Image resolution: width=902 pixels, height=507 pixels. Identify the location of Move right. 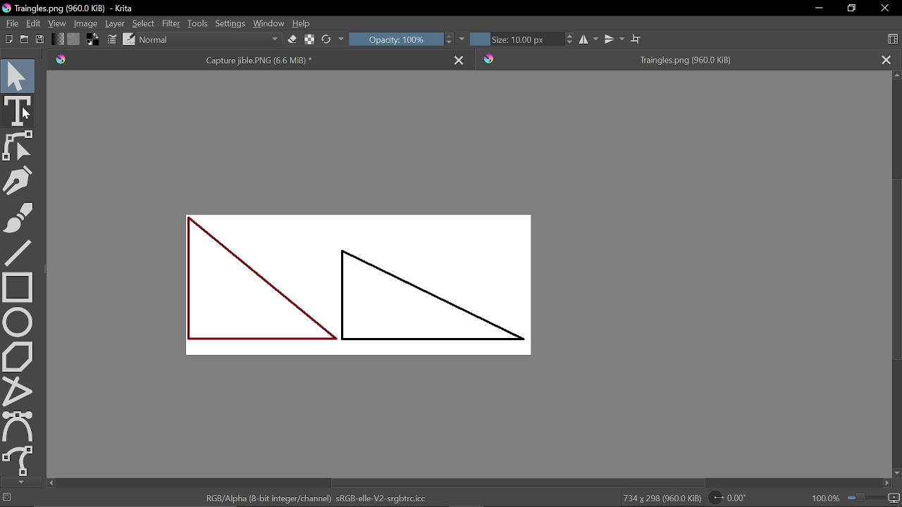
(885, 484).